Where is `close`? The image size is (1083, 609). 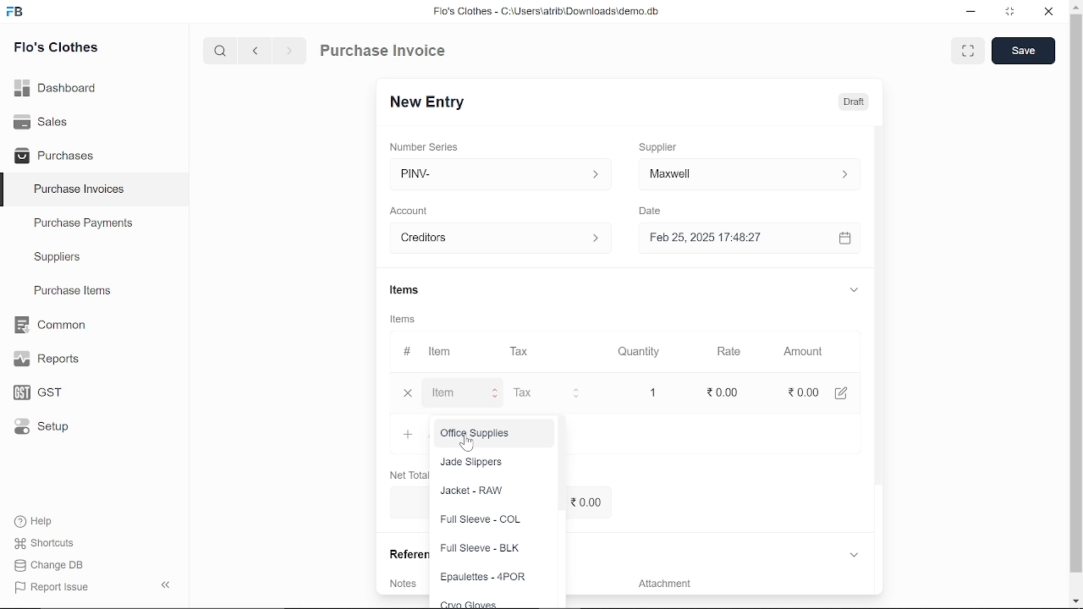 close is located at coordinates (411, 392).